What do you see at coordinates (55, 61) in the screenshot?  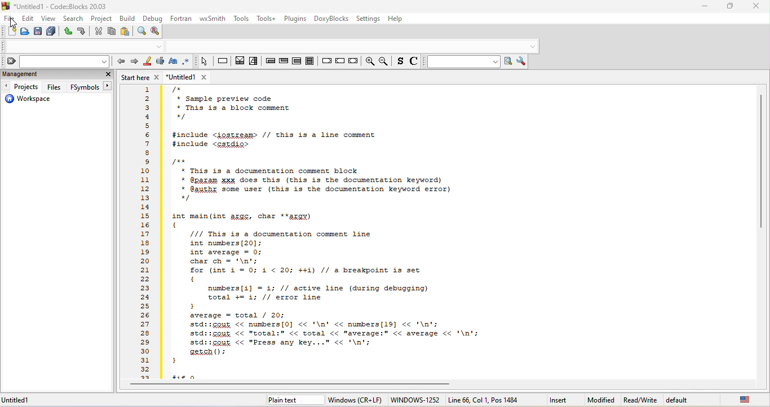 I see `clear` at bounding box center [55, 61].